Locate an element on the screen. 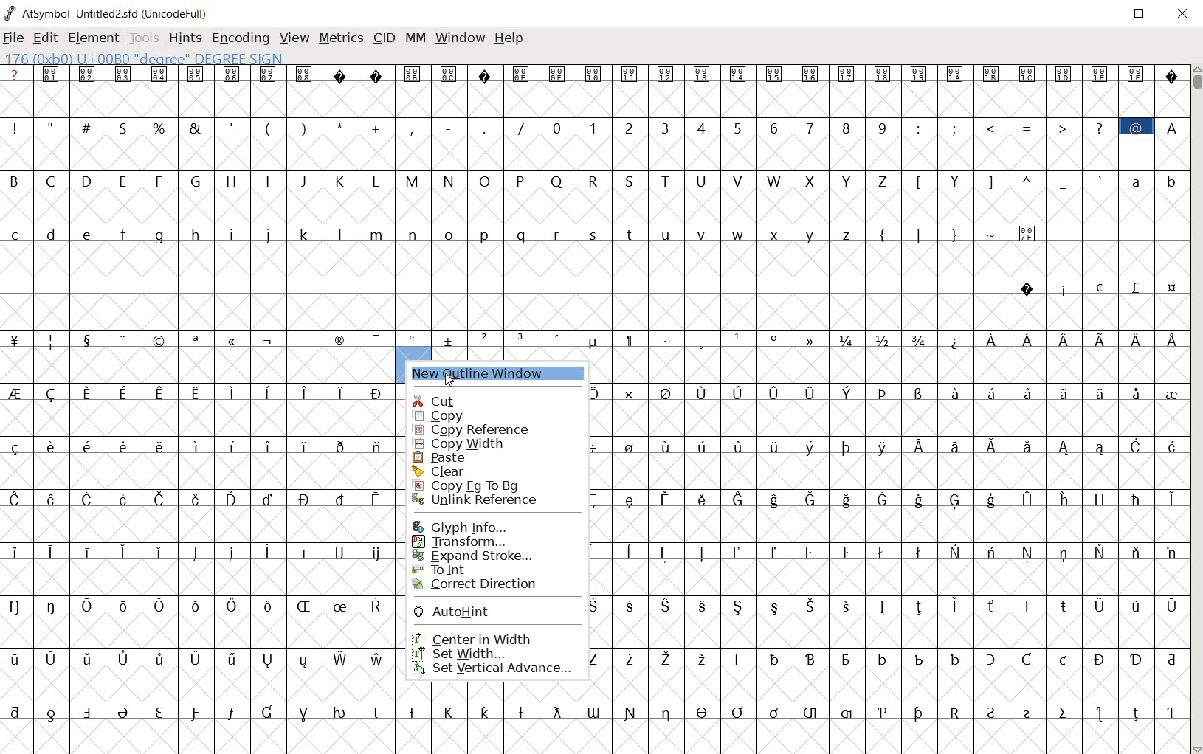 This screenshot has height=754, width=1203. unsupported character is located at coordinates (486, 73).